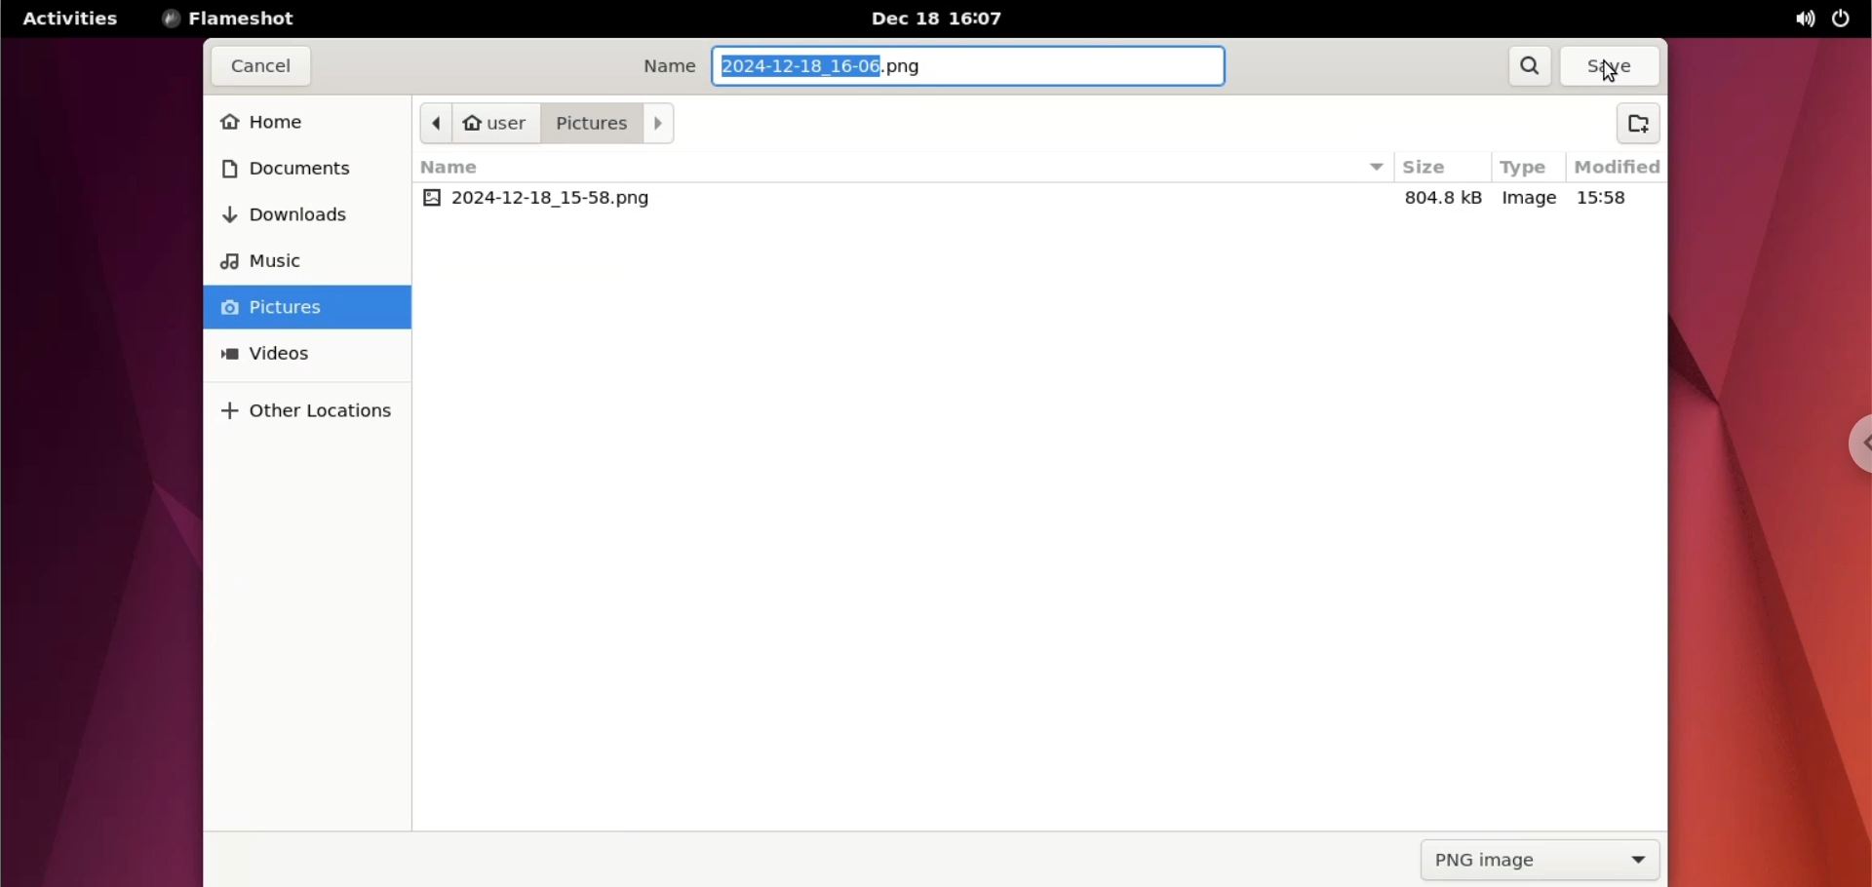 Image resolution: width=1872 pixels, height=887 pixels. I want to click on move previous, so click(436, 124).